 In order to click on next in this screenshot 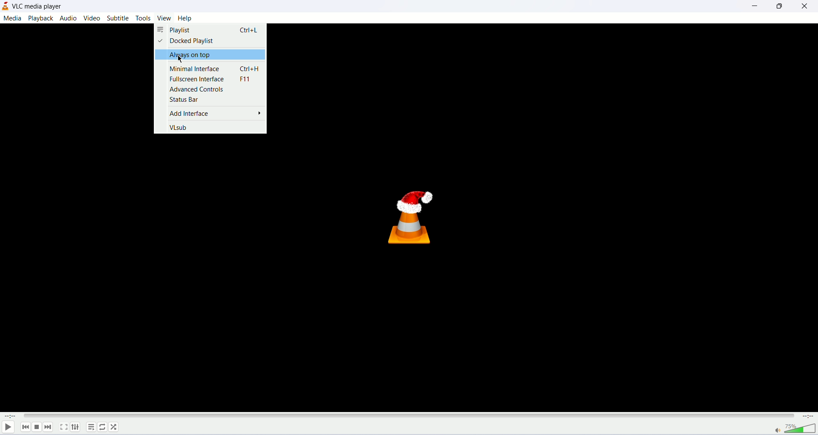, I will do `click(49, 427)`.